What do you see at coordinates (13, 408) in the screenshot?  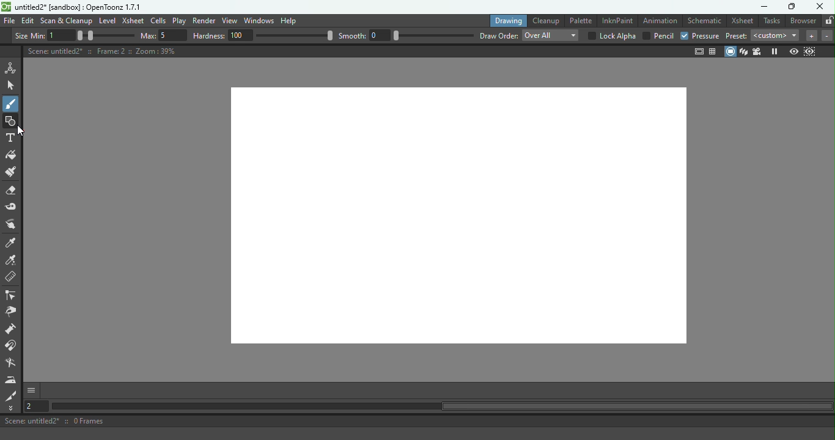 I see `More tools` at bounding box center [13, 408].